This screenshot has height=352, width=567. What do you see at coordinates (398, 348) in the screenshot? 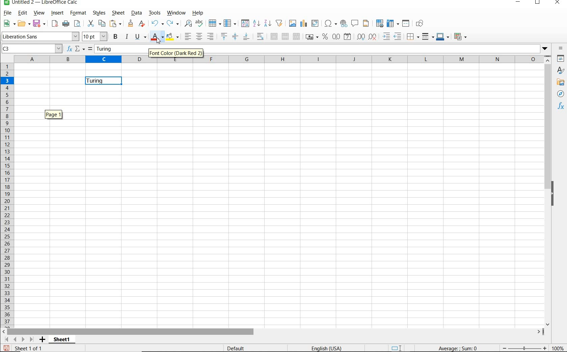
I see `STANDARD SELECTION` at bounding box center [398, 348].